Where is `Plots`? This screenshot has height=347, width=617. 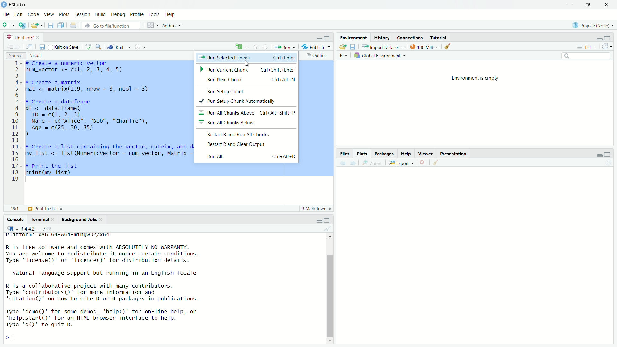 Plots is located at coordinates (64, 15).